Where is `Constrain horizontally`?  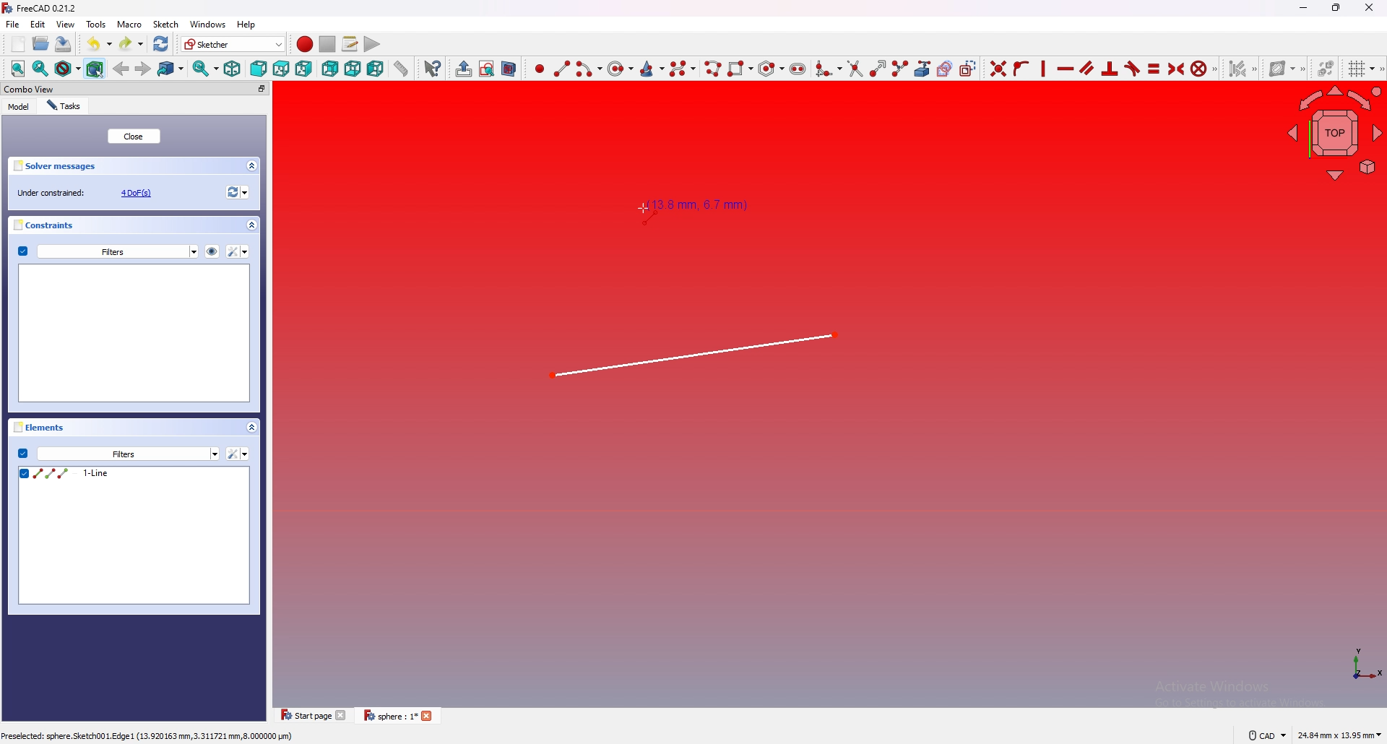 Constrain horizontally is located at coordinates (1065, 69).